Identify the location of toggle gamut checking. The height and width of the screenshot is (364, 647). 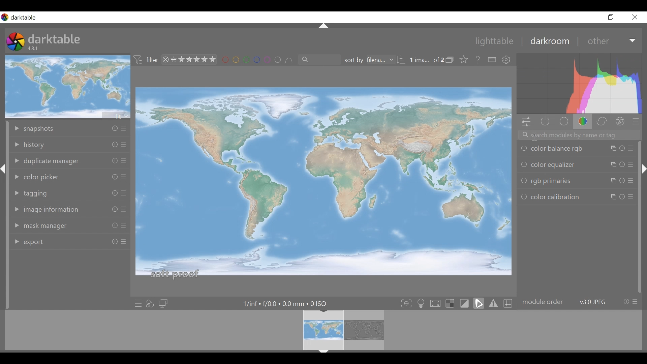
(494, 303).